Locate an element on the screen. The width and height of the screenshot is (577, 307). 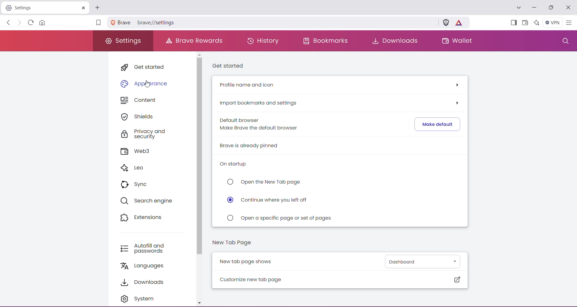
Search engine is located at coordinates (146, 200).